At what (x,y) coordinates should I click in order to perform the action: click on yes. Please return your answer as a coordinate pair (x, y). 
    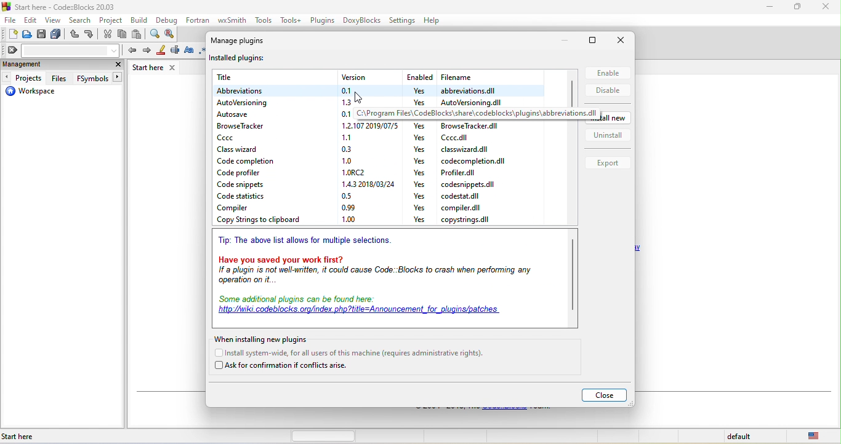
    Looking at the image, I should click on (420, 194).